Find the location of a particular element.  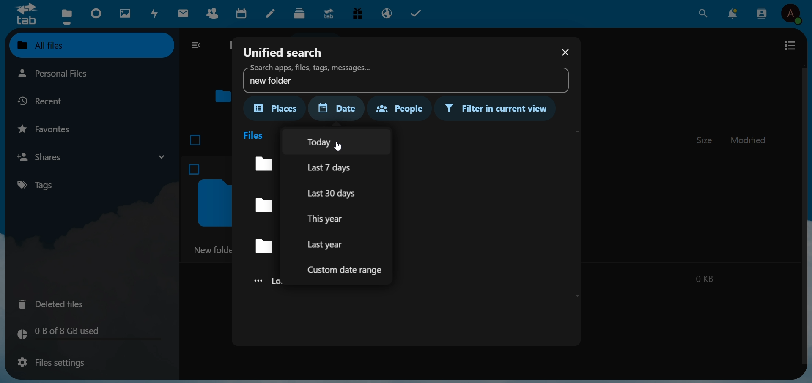

personal is located at coordinates (71, 74).